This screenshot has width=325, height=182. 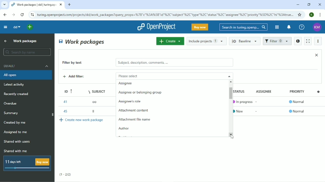 What do you see at coordinates (232, 134) in the screenshot?
I see `scroll down` at bounding box center [232, 134].